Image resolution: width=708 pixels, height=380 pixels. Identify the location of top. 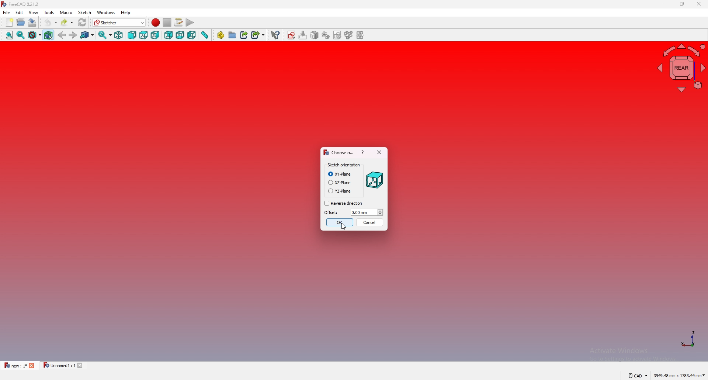
(143, 35).